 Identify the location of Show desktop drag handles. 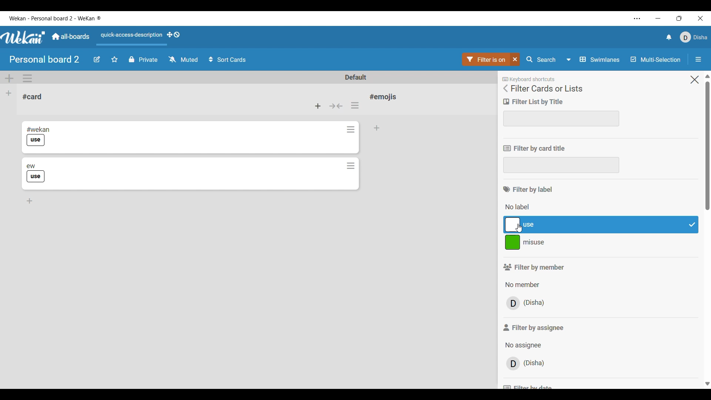
(173, 34).